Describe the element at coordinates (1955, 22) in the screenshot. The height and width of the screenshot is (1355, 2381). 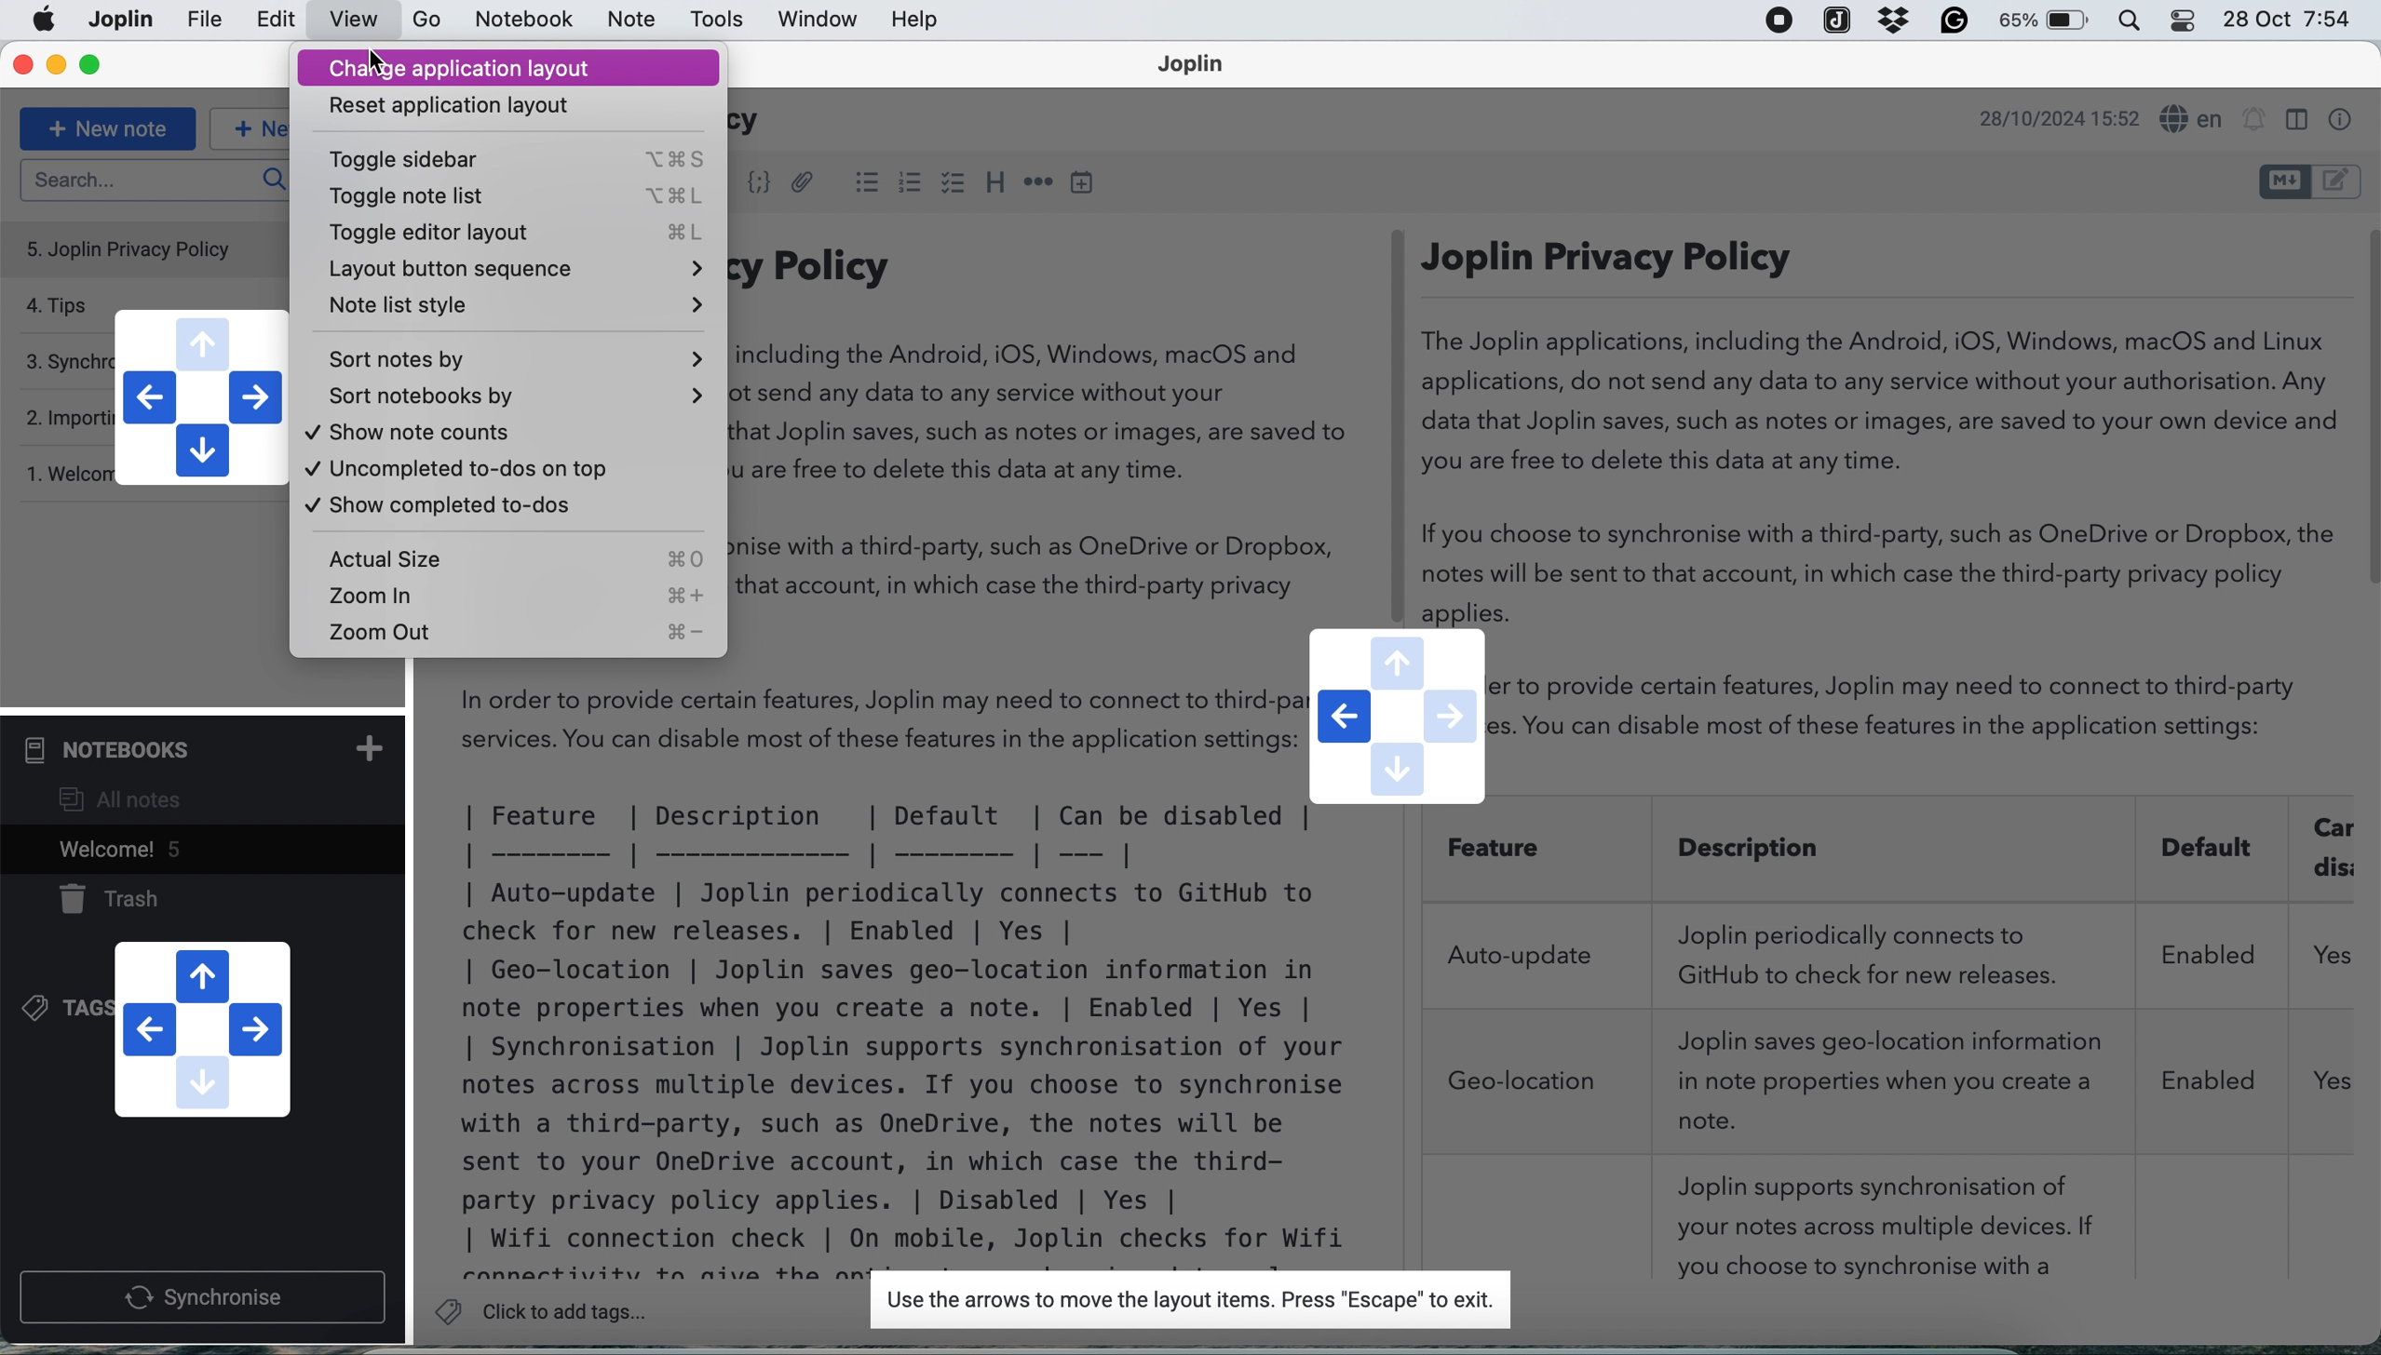
I see `grammarly` at that location.